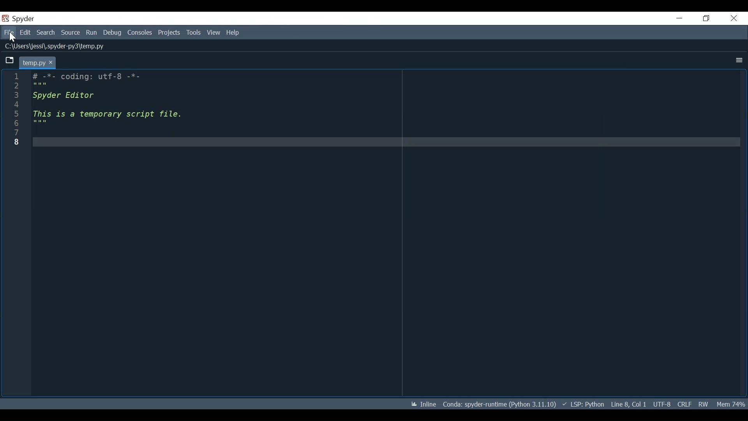 The width and height of the screenshot is (748, 421). Describe the element at coordinates (9, 60) in the screenshot. I see `Browse tab` at that location.